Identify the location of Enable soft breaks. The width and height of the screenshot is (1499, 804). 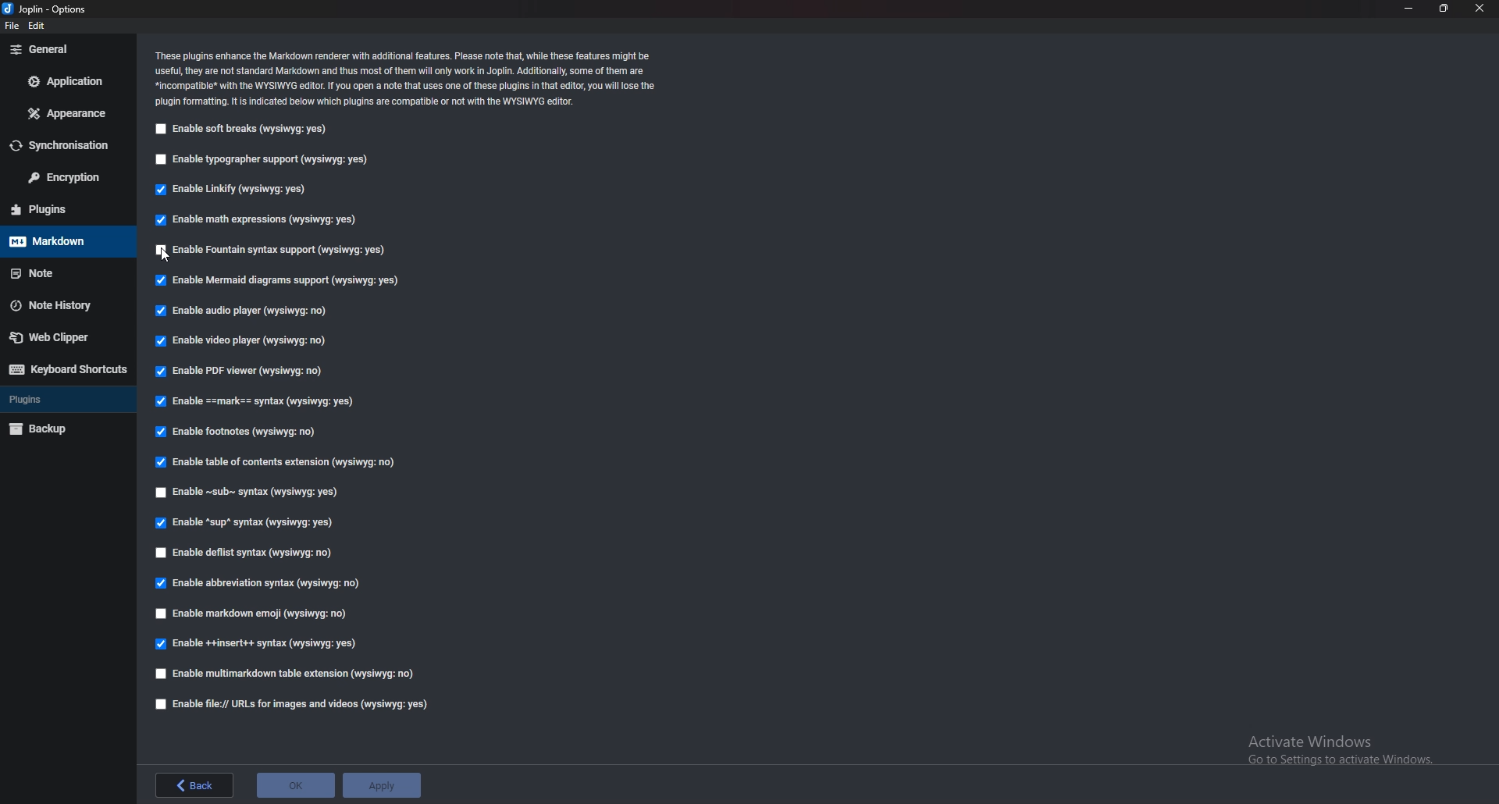
(245, 130).